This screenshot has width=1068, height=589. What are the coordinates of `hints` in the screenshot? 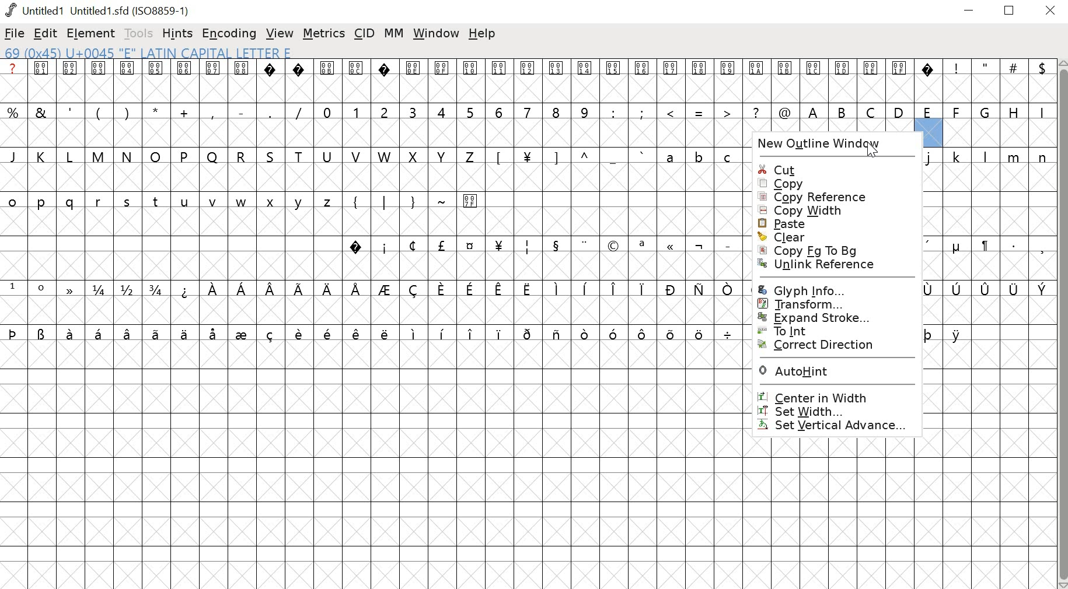 It's located at (178, 34).